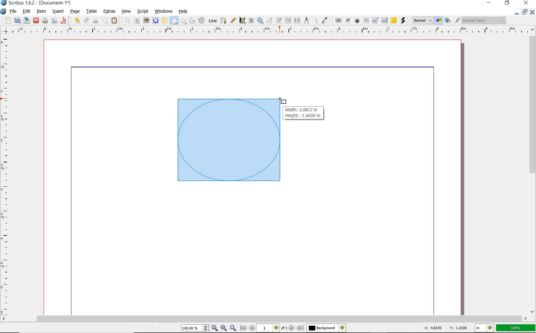  I want to click on TOGGLE COLOR MANAGEMENT SYSTEM, so click(439, 20).